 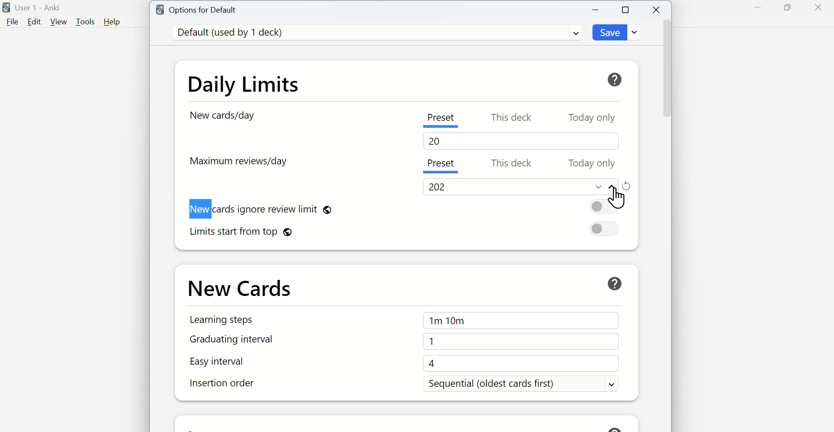 I want to click on Maximize, so click(x=787, y=8).